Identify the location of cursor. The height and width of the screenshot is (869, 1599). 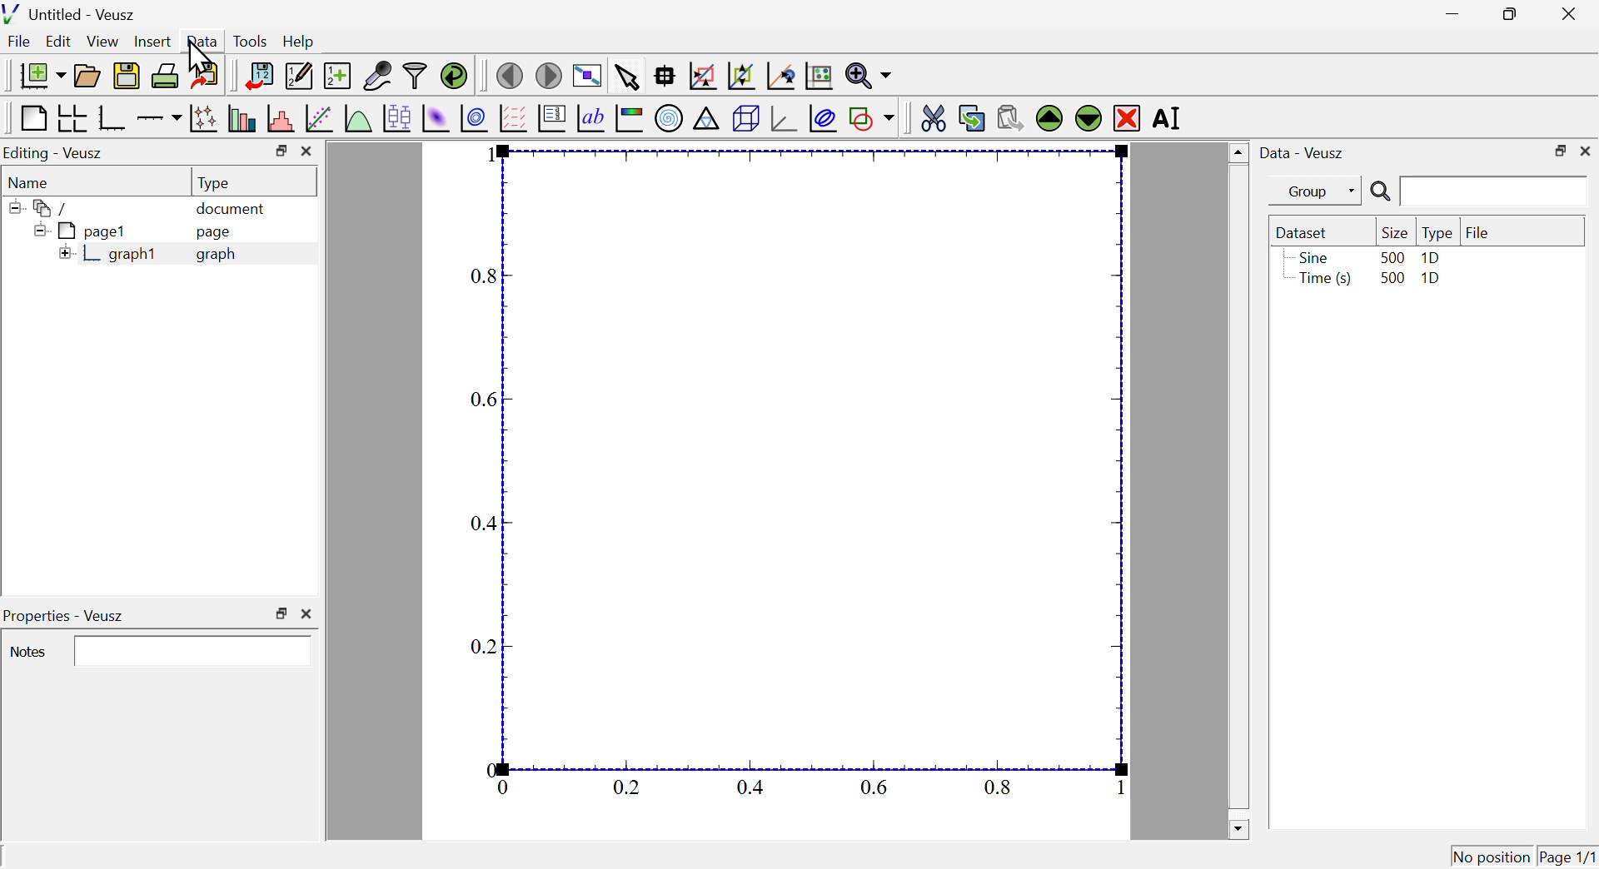
(206, 55).